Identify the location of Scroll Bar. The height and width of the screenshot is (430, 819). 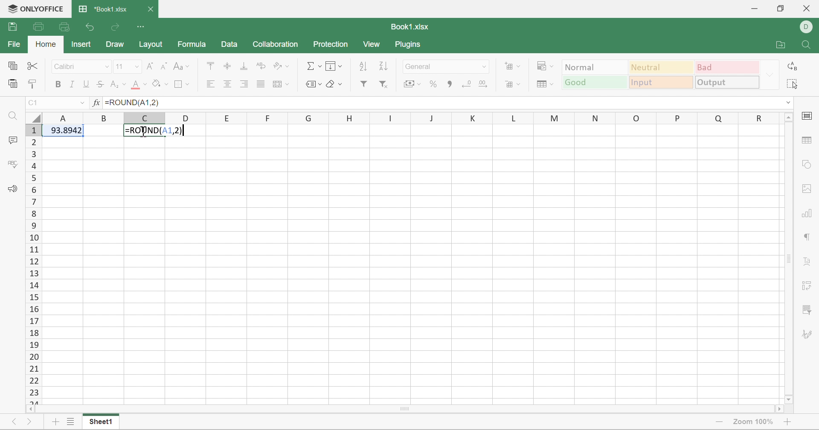
(403, 410).